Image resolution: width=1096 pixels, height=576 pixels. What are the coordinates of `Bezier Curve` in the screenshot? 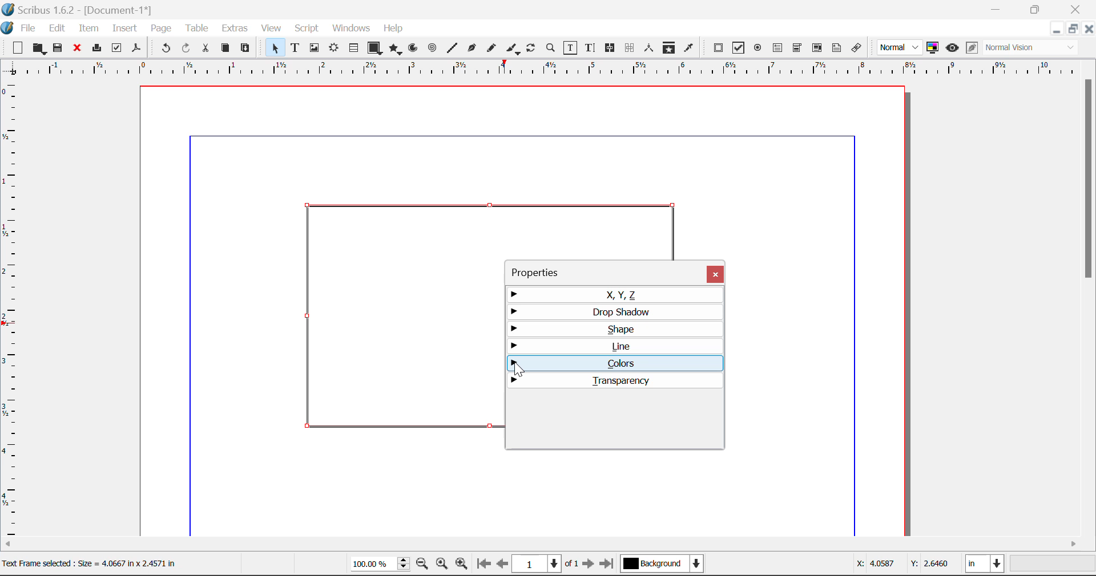 It's located at (470, 48).